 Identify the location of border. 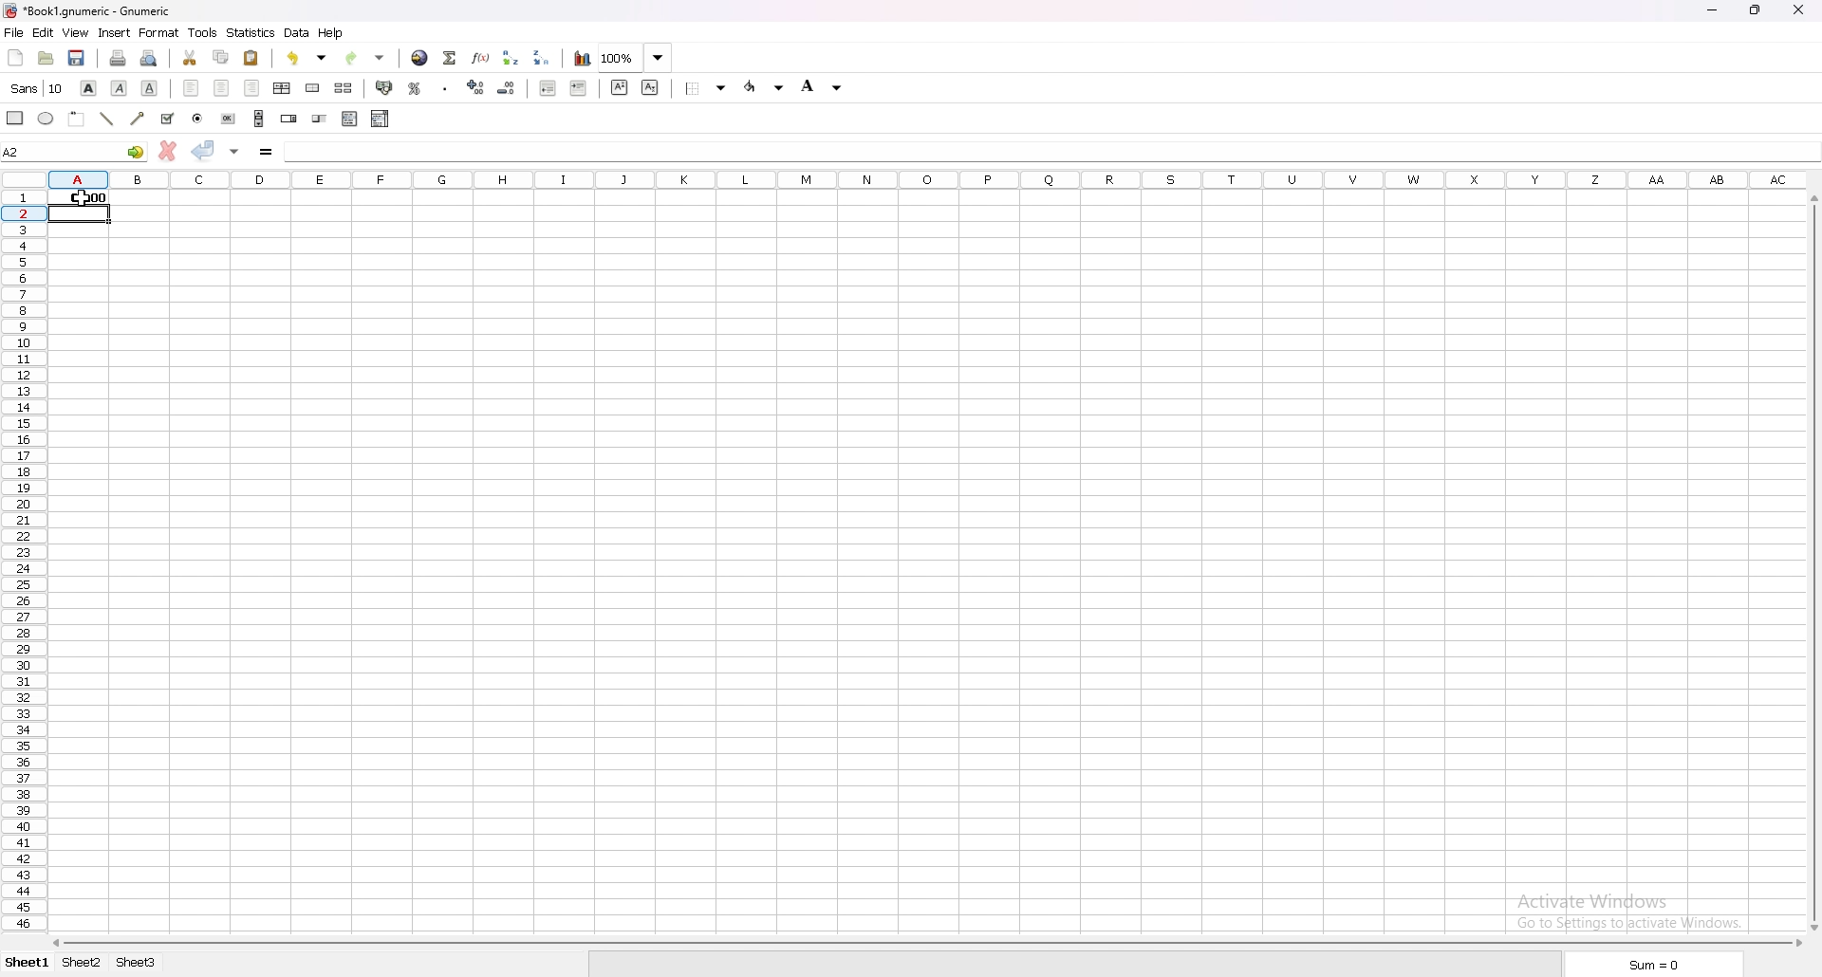
(706, 89).